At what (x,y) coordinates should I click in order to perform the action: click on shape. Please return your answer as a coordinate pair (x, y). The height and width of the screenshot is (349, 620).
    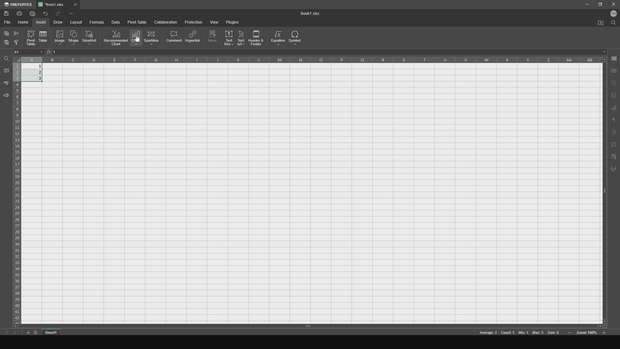
    Looking at the image, I should click on (73, 39).